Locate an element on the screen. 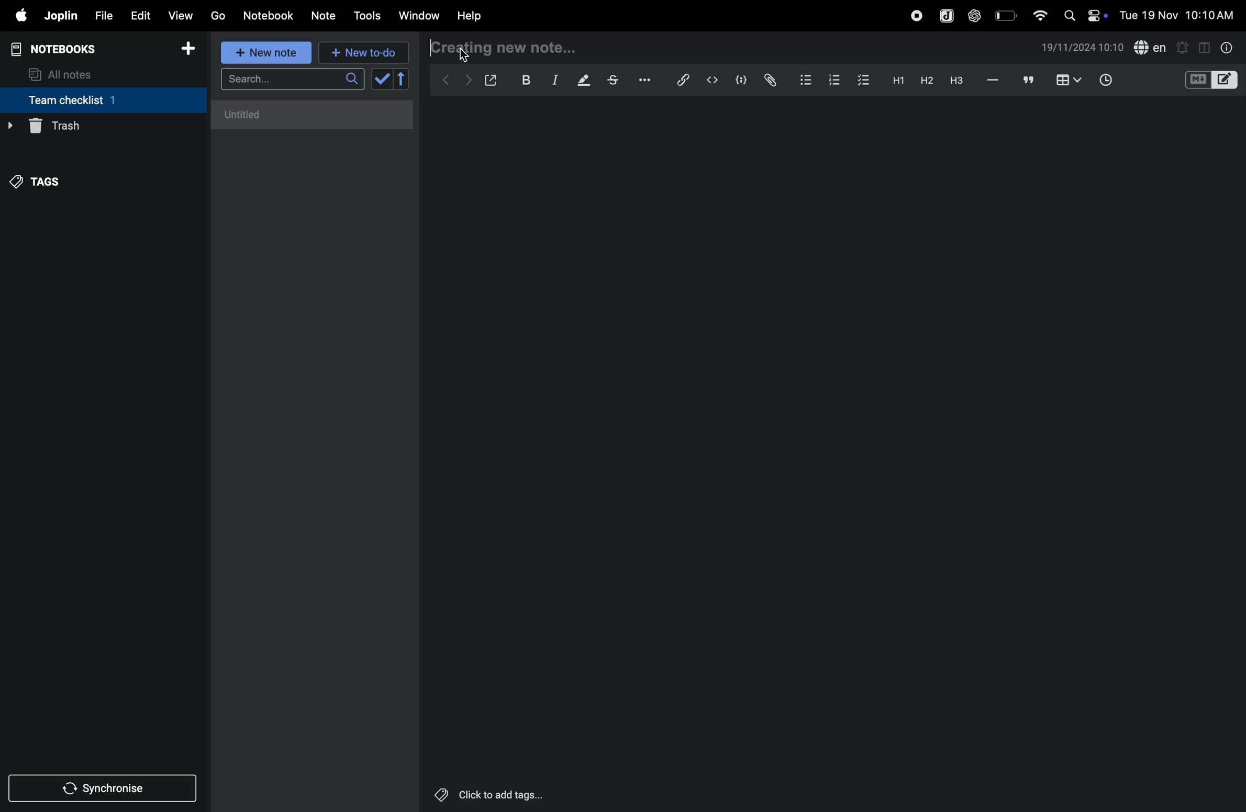 The image size is (1246, 812). synchronize is located at coordinates (105, 787).